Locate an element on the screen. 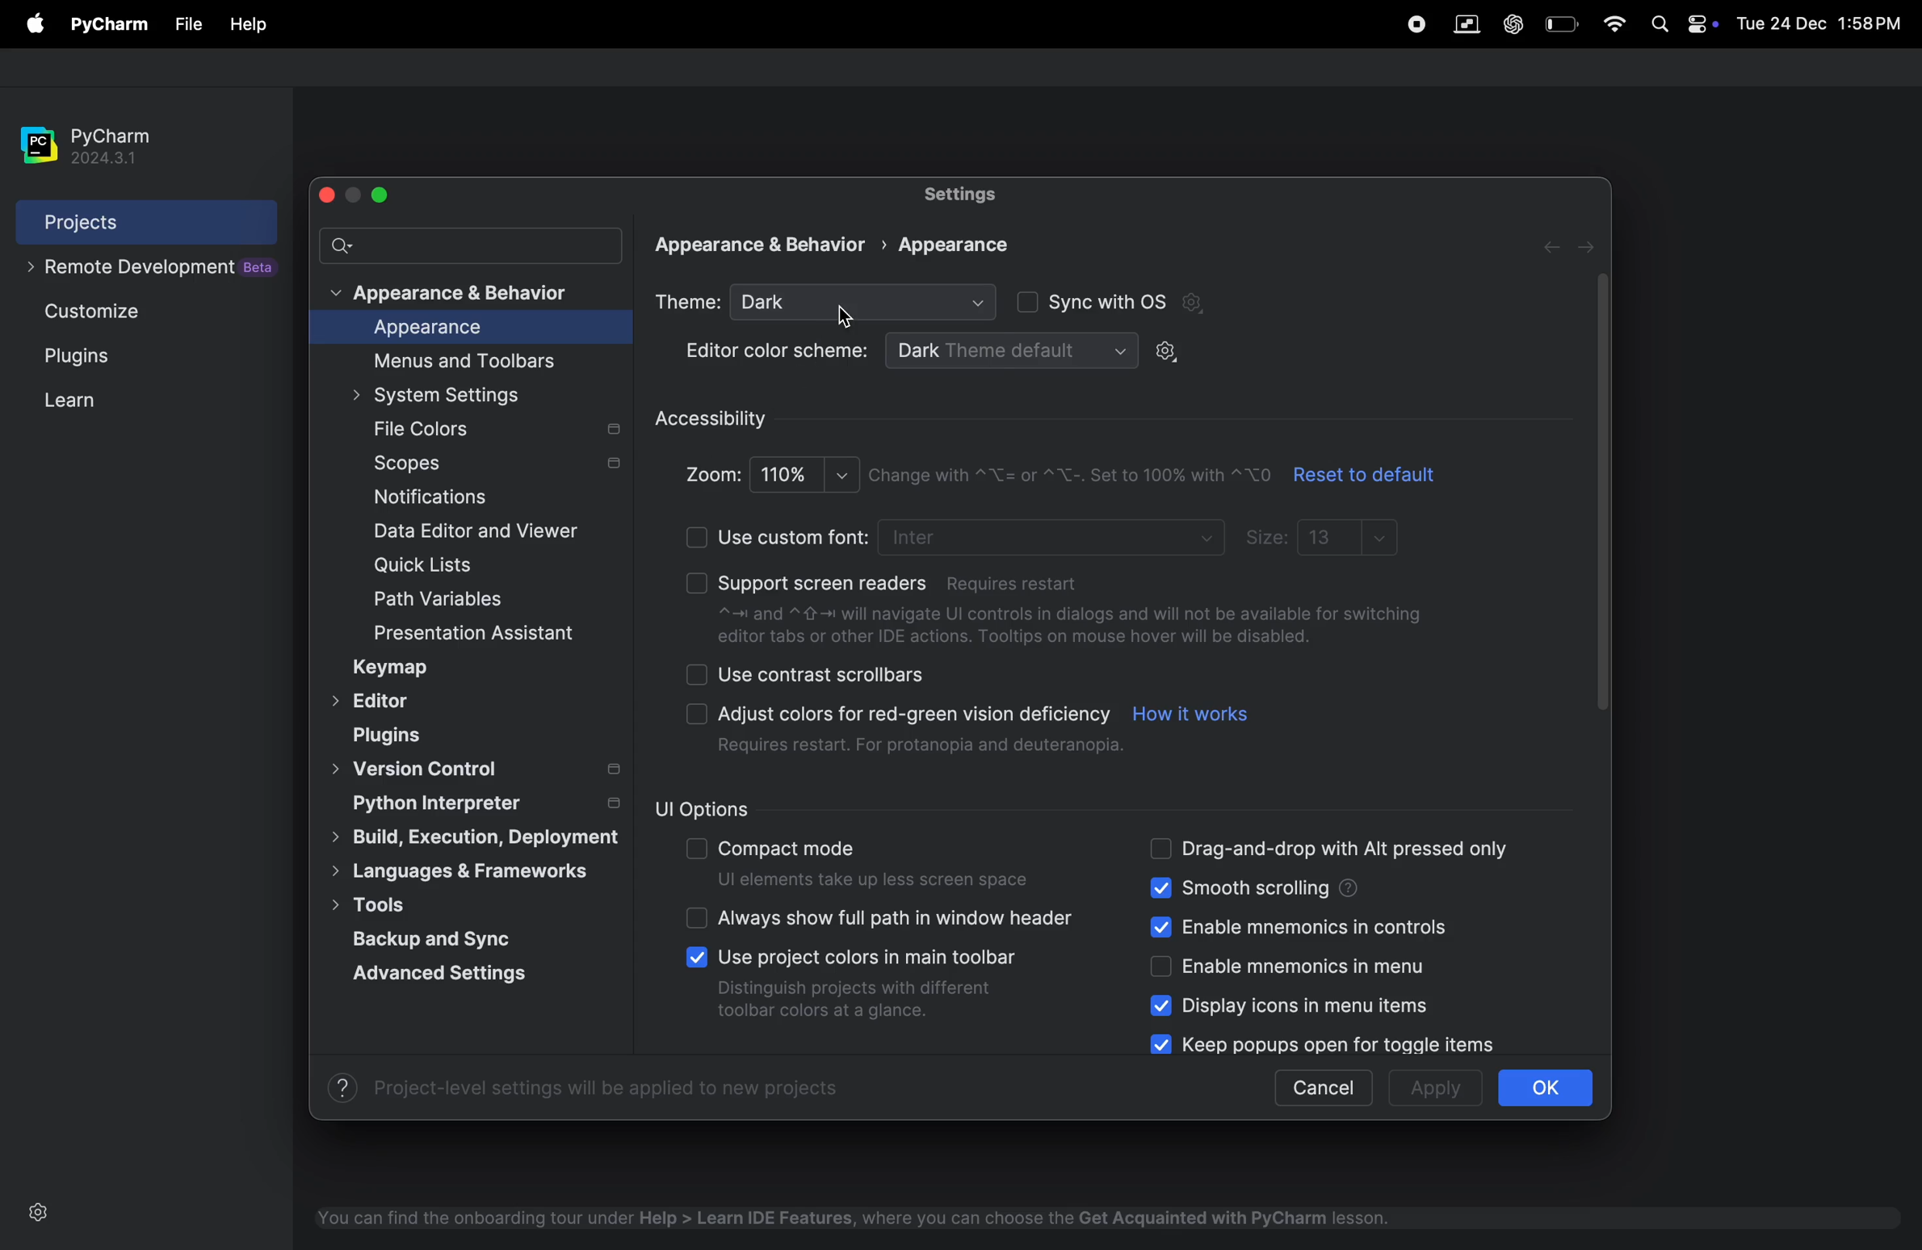  Appearance & Behavior  is located at coordinates (766, 244).